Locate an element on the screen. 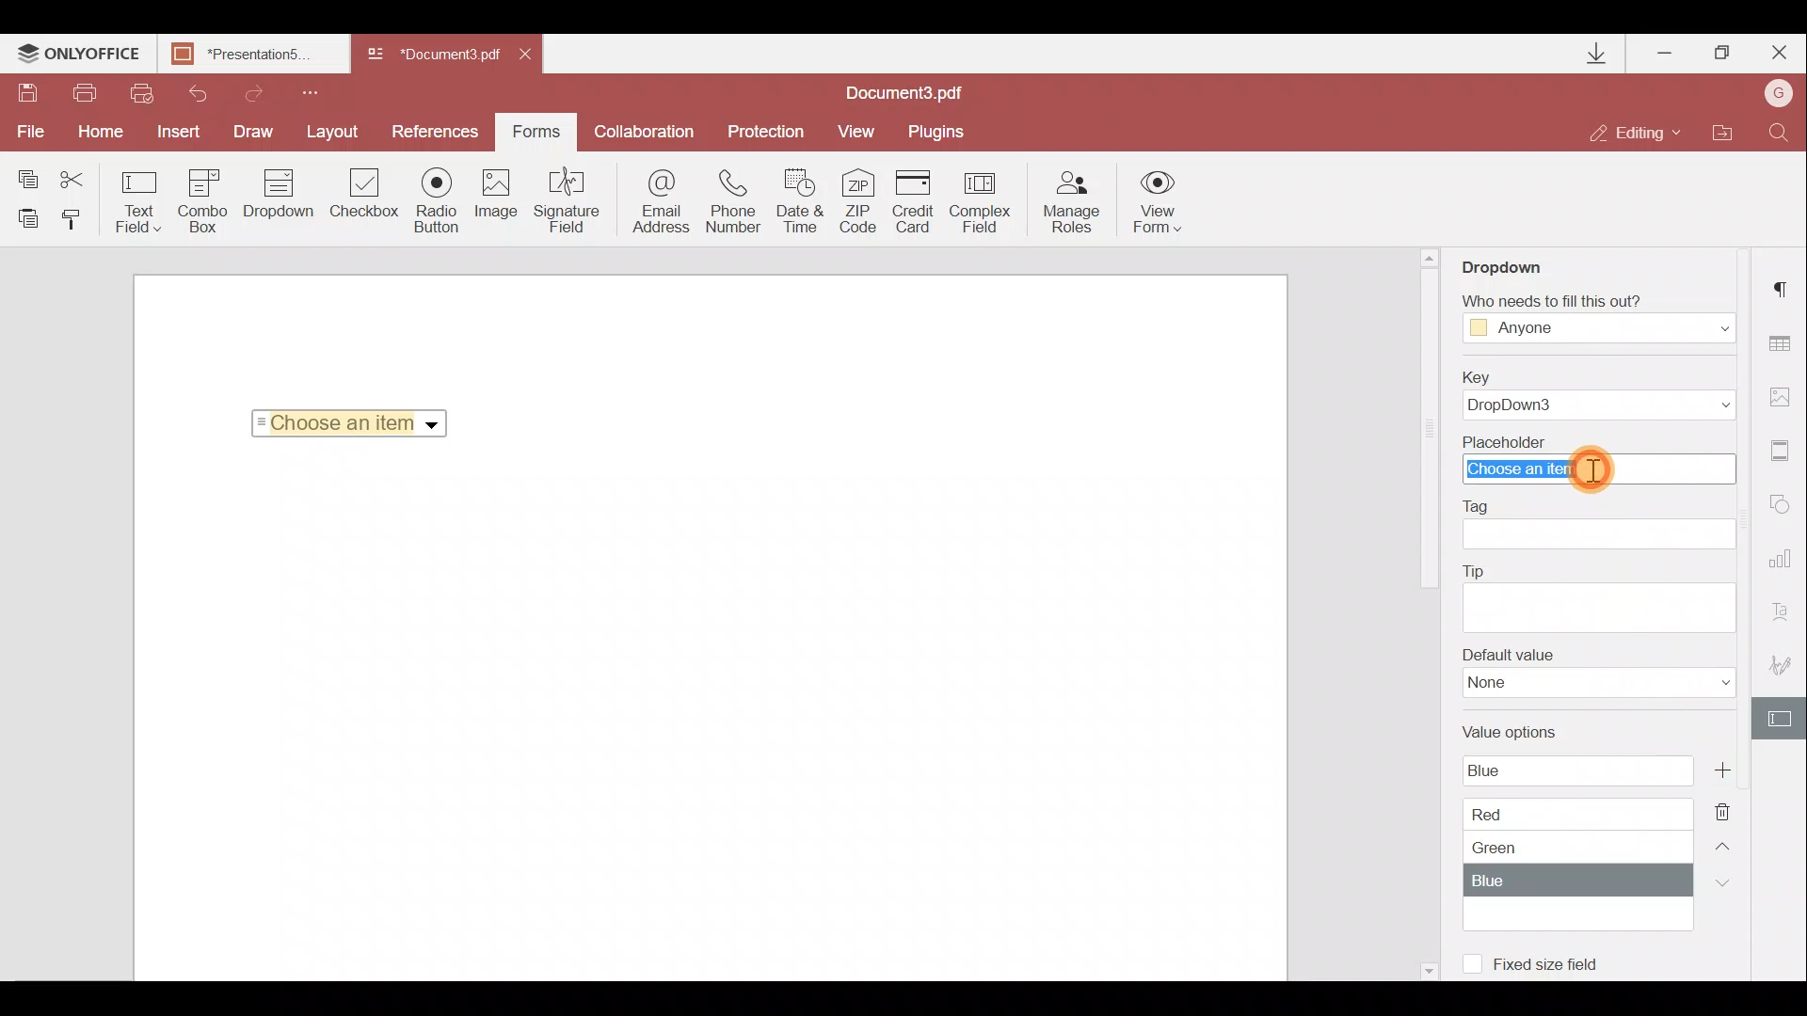 Image resolution: width=1807 pixels, height=1016 pixels. Value options is located at coordinates (1575, 822).